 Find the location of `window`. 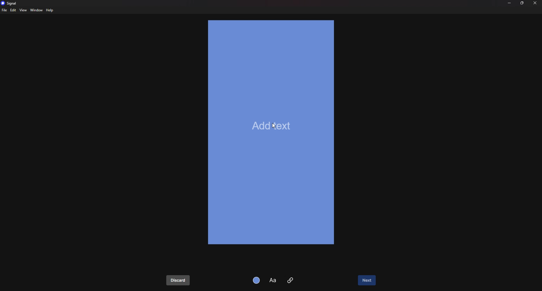

window is located at coordinates (36, 10).